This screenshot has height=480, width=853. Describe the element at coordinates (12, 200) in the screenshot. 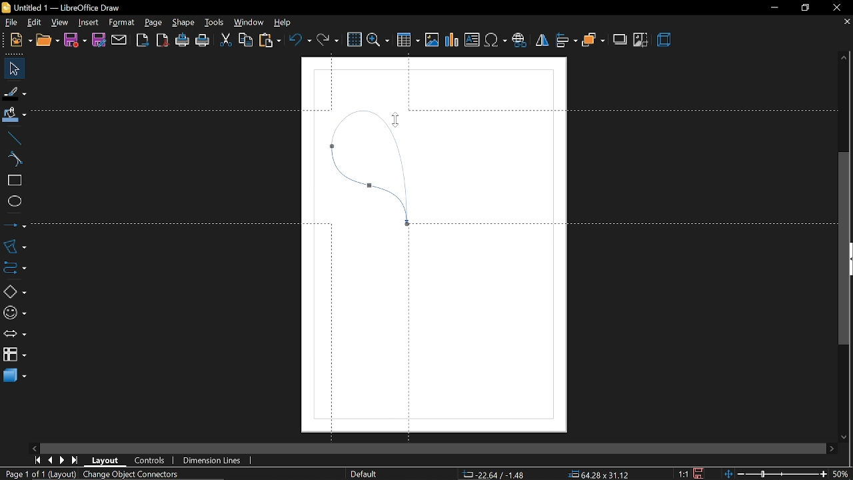

I see `ellipse` at that location.